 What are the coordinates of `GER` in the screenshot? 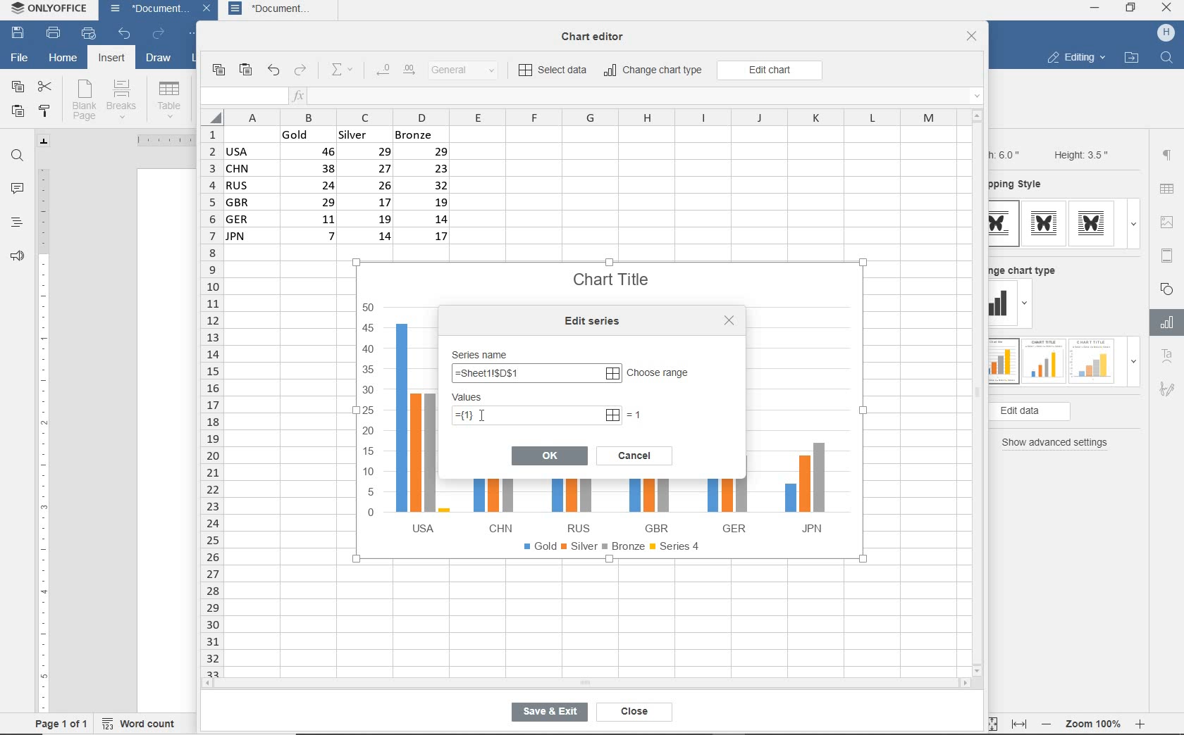 It's located at (726, 502).